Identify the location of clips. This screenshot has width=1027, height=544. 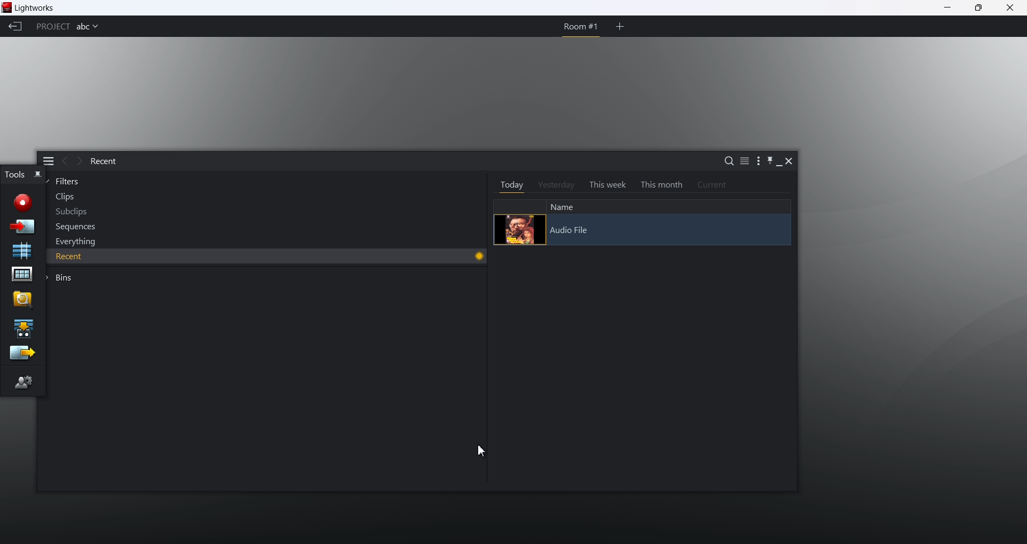
(61, 197).